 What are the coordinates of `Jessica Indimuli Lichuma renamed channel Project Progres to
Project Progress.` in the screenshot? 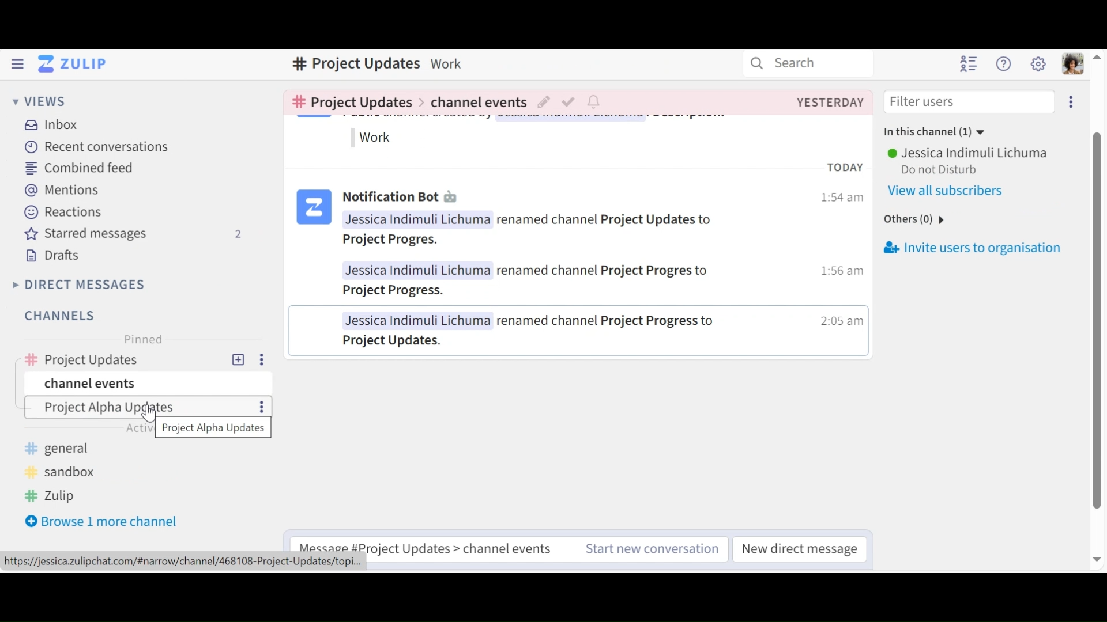 It's located at (537, 279).